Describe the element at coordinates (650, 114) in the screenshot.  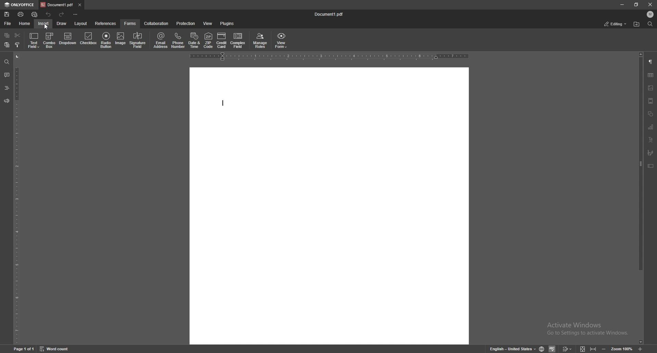
I see `shapes` at that location.